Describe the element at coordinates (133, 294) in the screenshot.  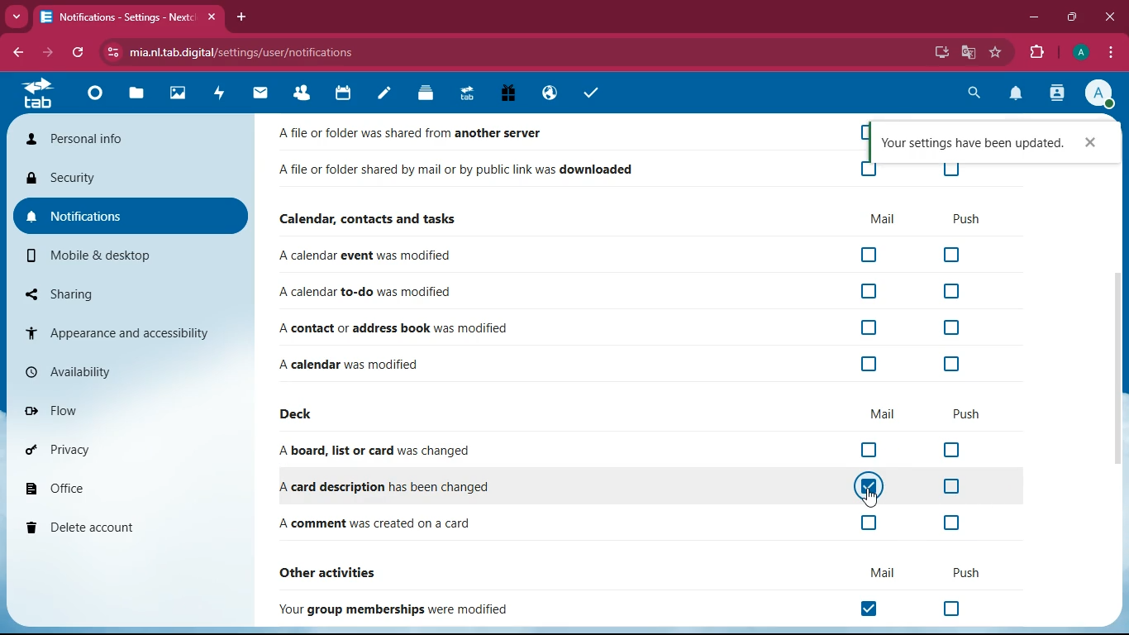
I see `sharing` at that location.